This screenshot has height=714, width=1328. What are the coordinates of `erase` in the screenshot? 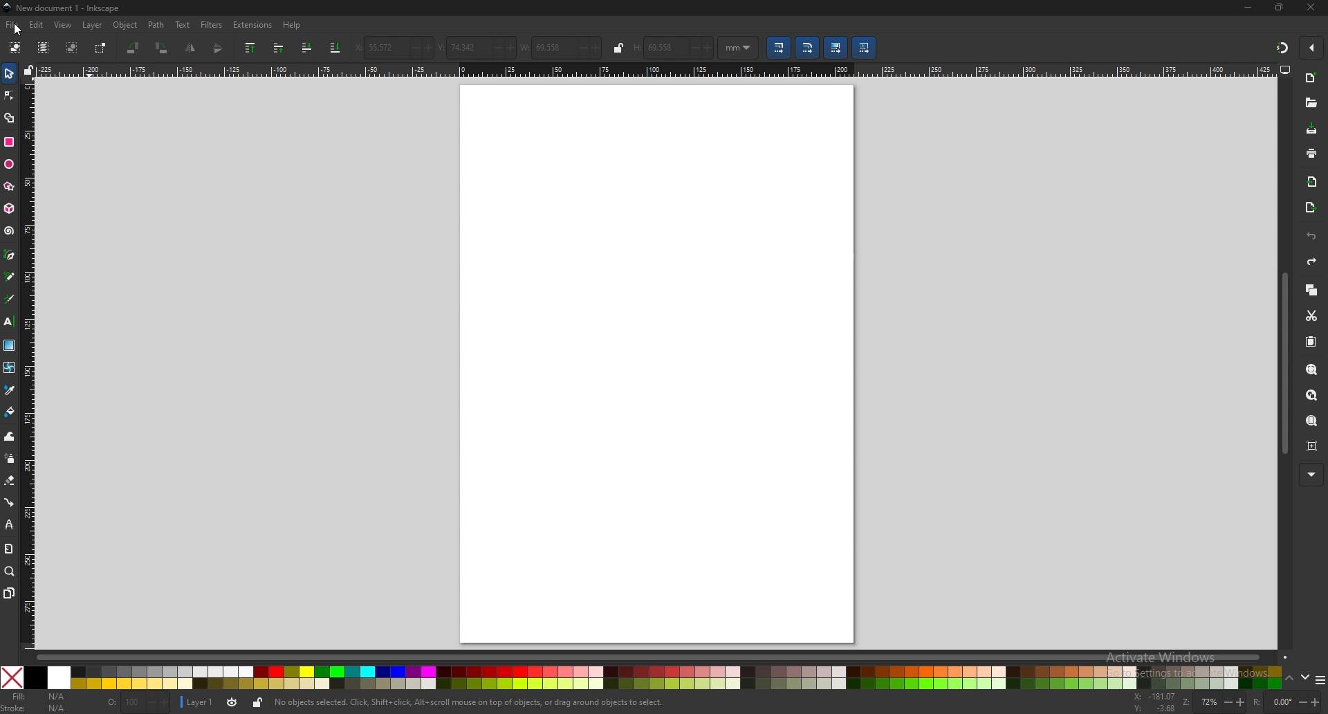 It's located at (10, 479).